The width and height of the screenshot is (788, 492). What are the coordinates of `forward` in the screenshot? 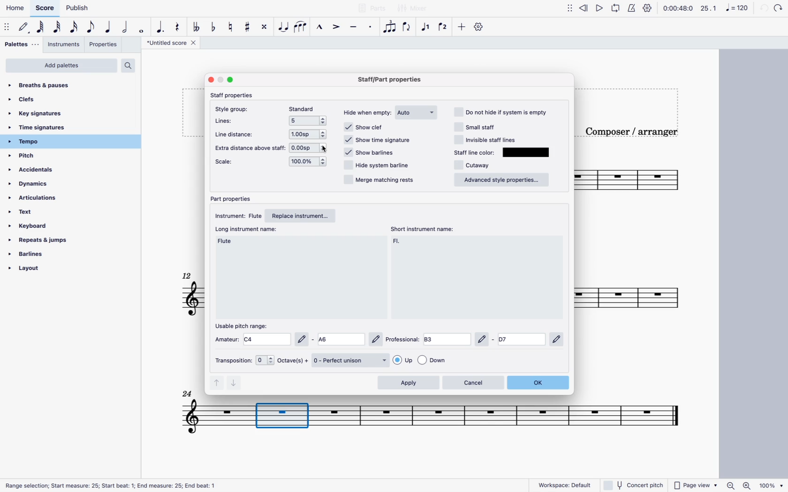 It's located at (779, 7).